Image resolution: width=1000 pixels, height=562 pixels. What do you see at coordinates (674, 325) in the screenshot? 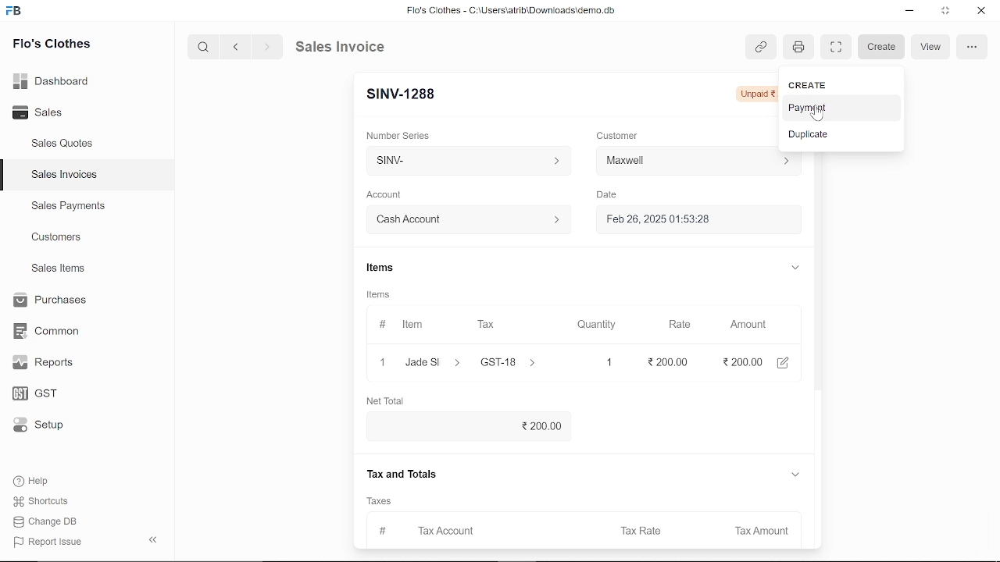
I see `Rate` at bounding box center [674, 325].